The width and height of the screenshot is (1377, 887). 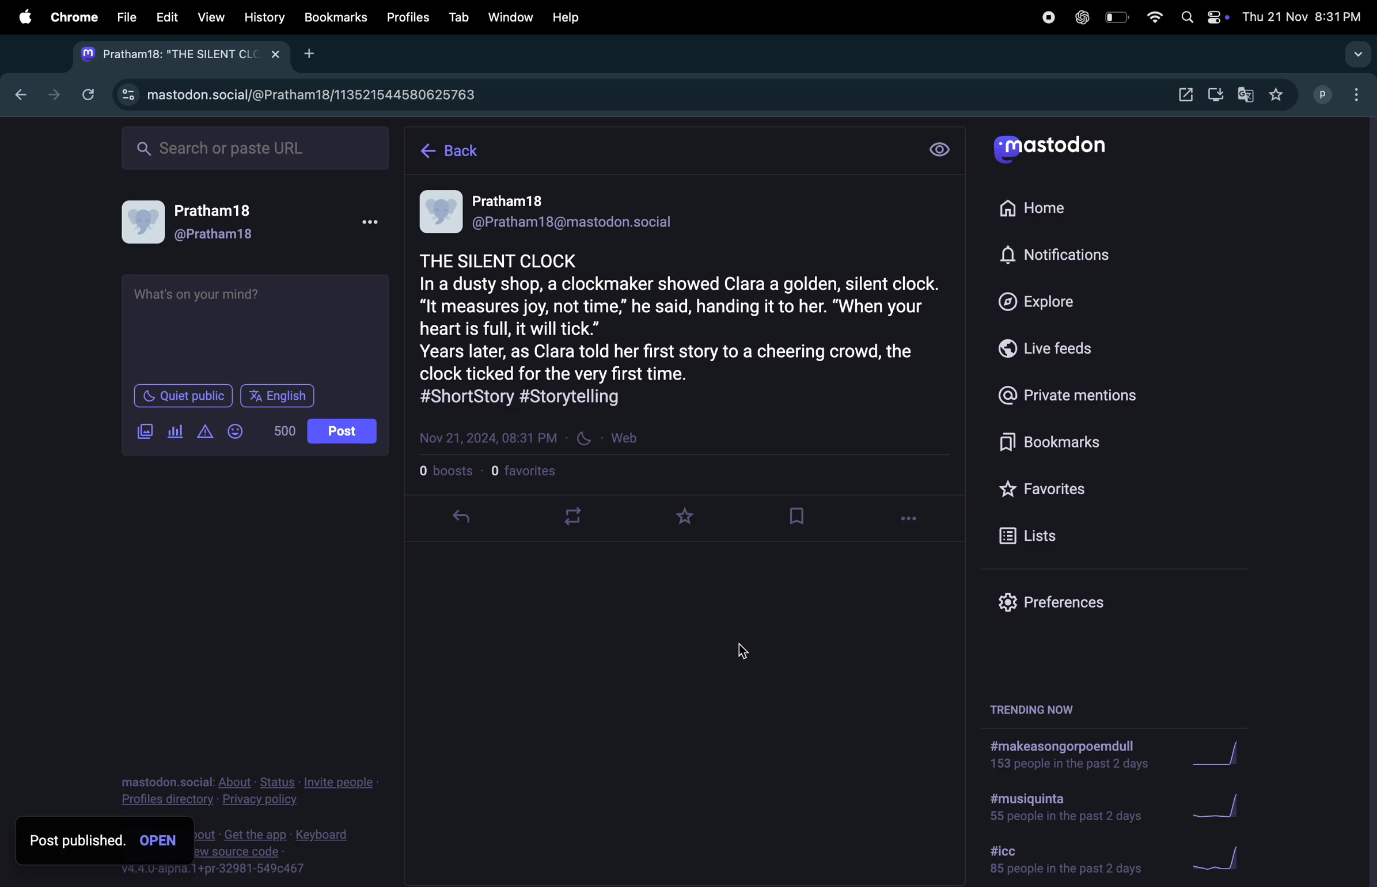 I want to click on chrome, so click(x=74, y=16).